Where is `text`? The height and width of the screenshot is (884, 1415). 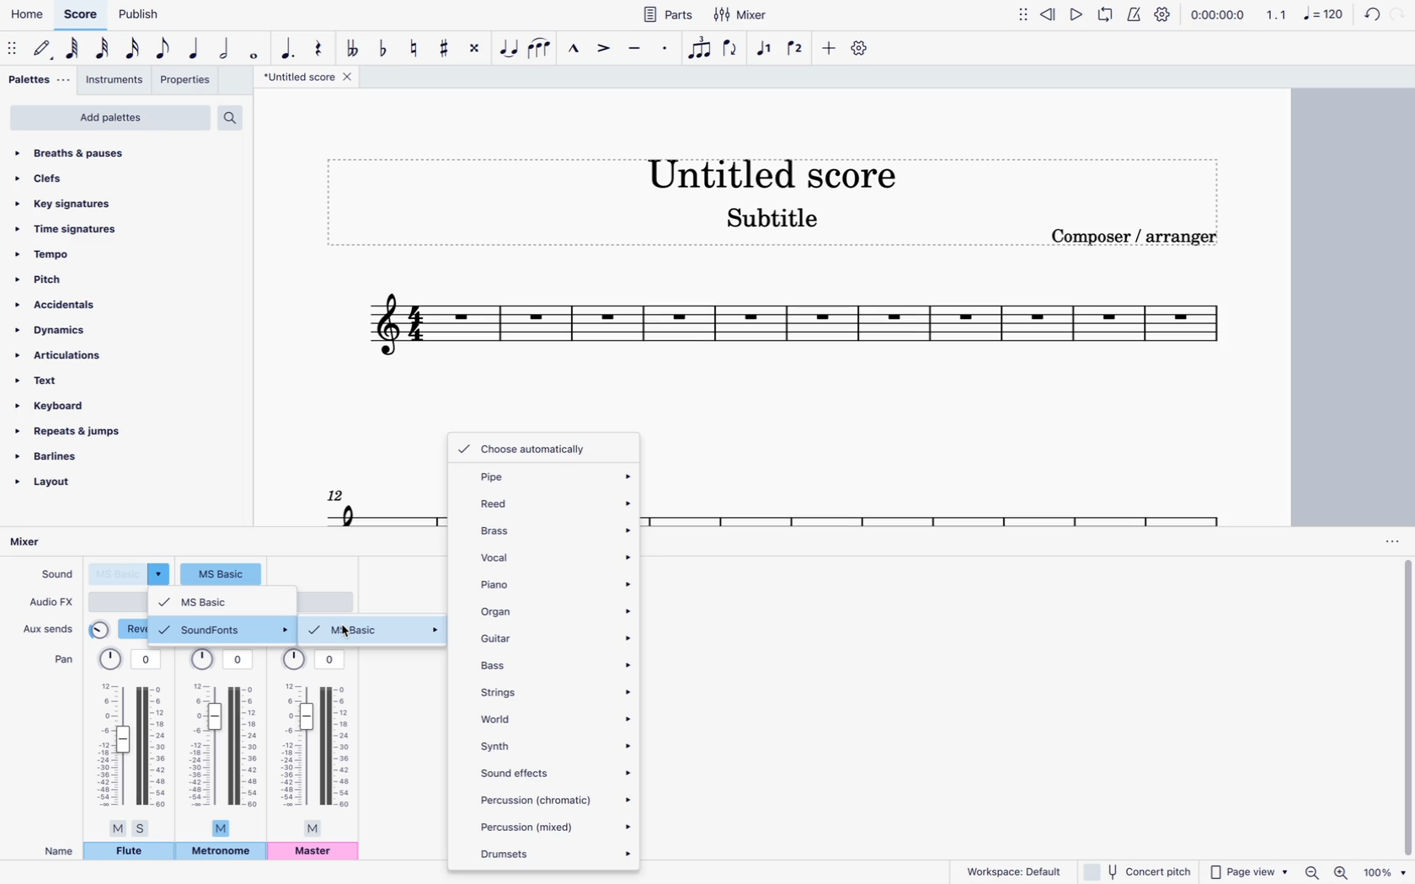 text is located at coordinates (62, 382).